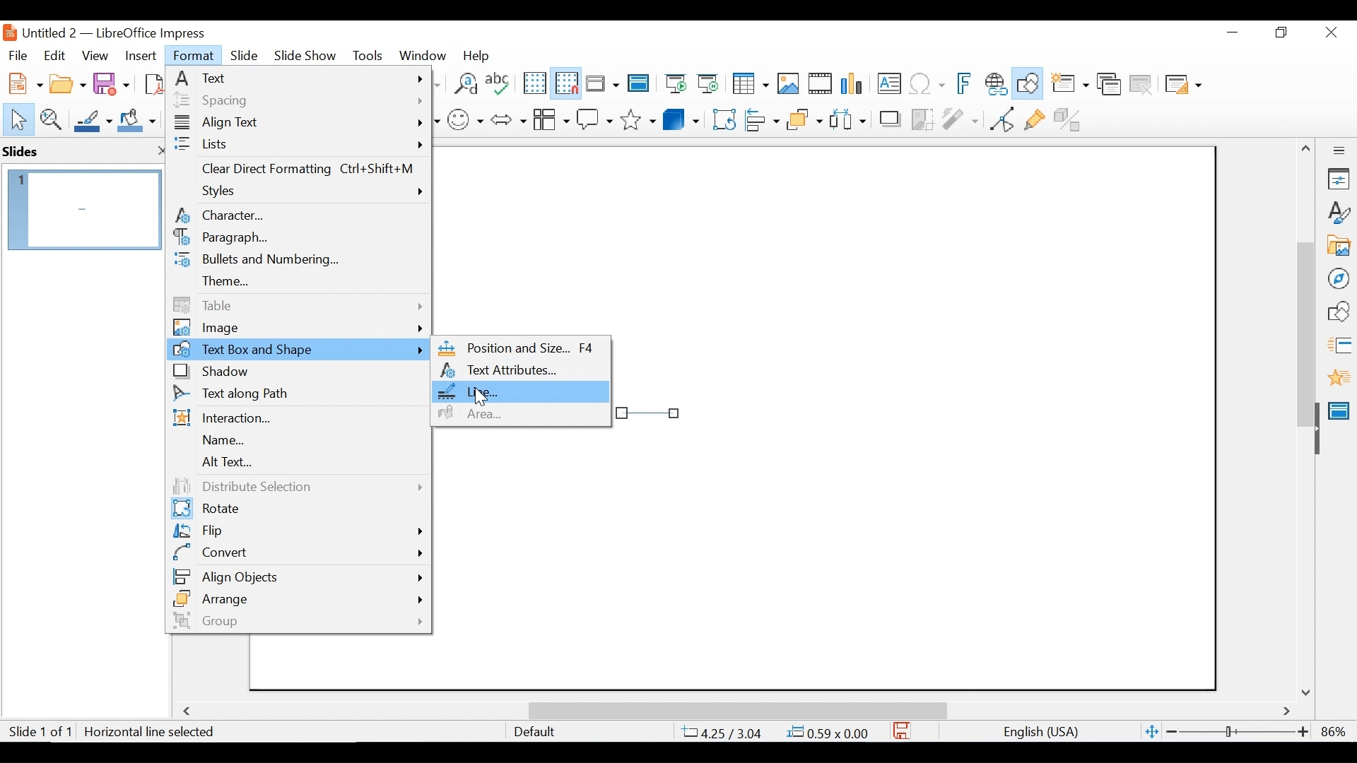 The height and width of the screenshot is (763, 1357). Describe the element at coordinates (189, 711) in the screenshot. I see `Scroll Left` at that location.